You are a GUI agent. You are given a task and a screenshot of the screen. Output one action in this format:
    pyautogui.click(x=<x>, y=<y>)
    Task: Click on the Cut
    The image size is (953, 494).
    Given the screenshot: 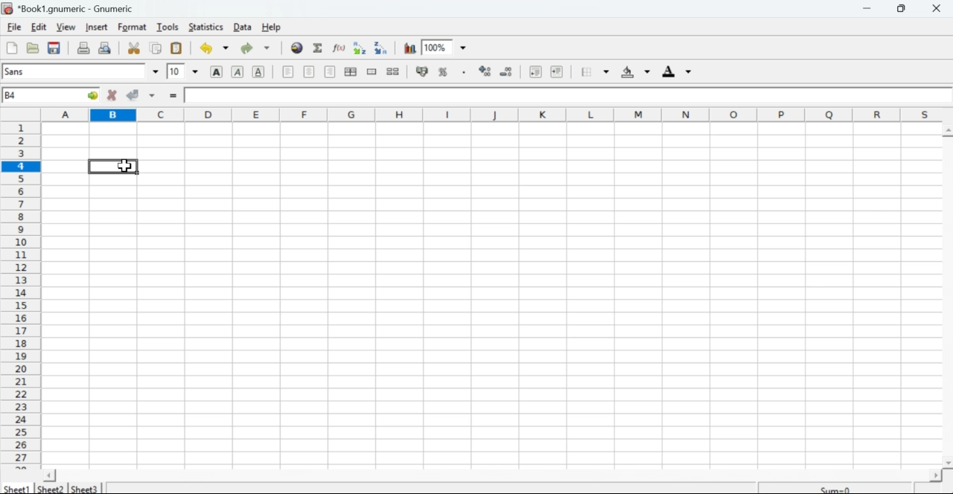 What is the action you would take?
    pyautogui.click(x=135, y=48)
    